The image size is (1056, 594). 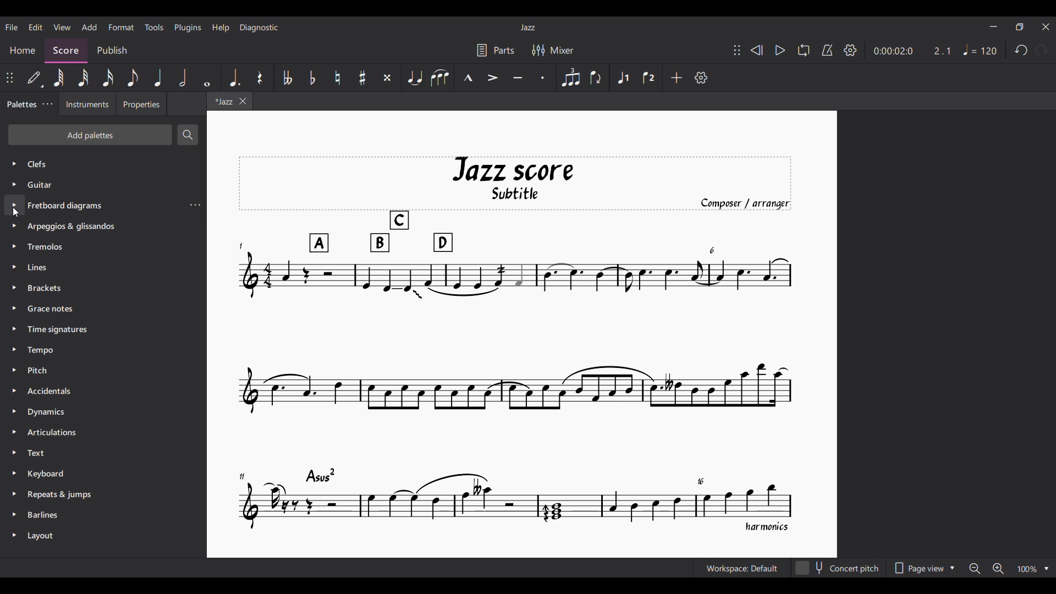 I want to click on Search, so click(x=188, y=135).